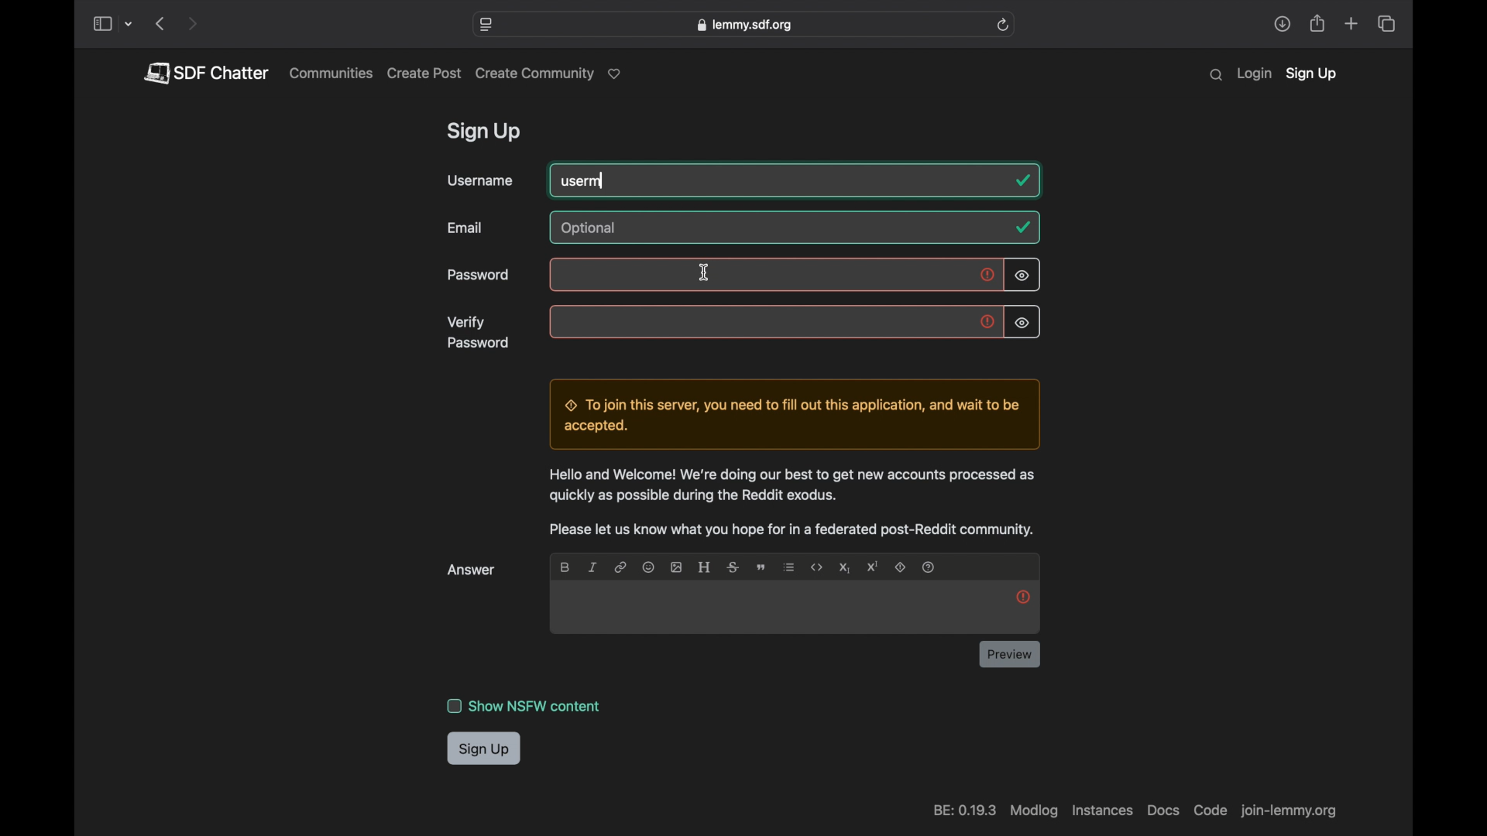 The height and width of the screenshot is (836, 1487). Describe the element at coordinates (1024, 180) in the screenshot. I see `tick mark` at that location.